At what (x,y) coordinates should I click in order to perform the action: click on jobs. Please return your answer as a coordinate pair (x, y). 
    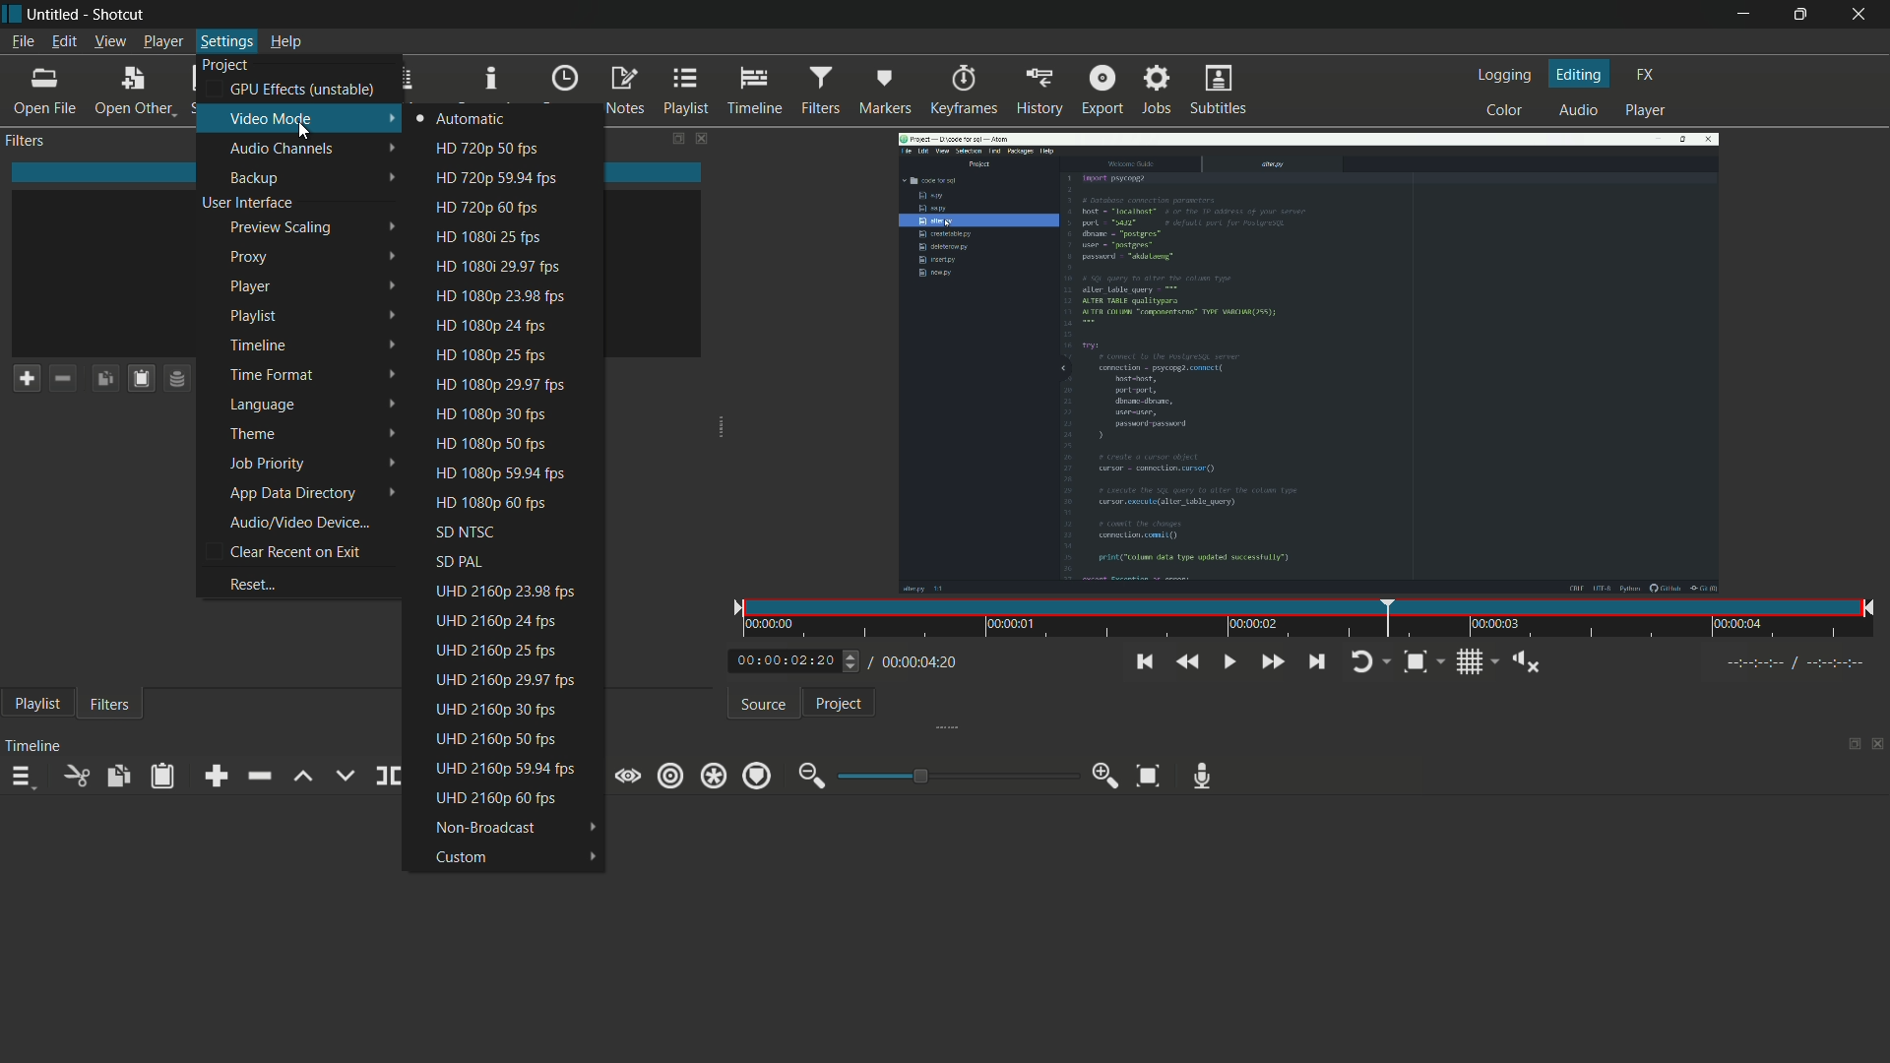
    Looking at the image, I should click on (1160, 91).